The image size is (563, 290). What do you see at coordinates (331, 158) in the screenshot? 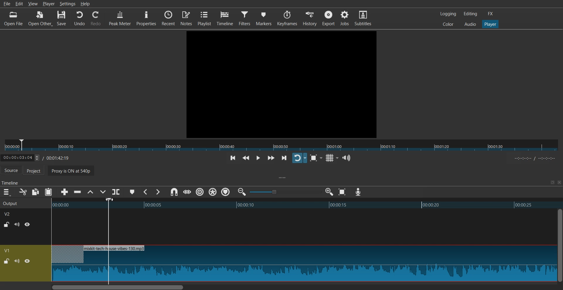
I see `Toggle grid display on the player` at bounding box center [331, 158].